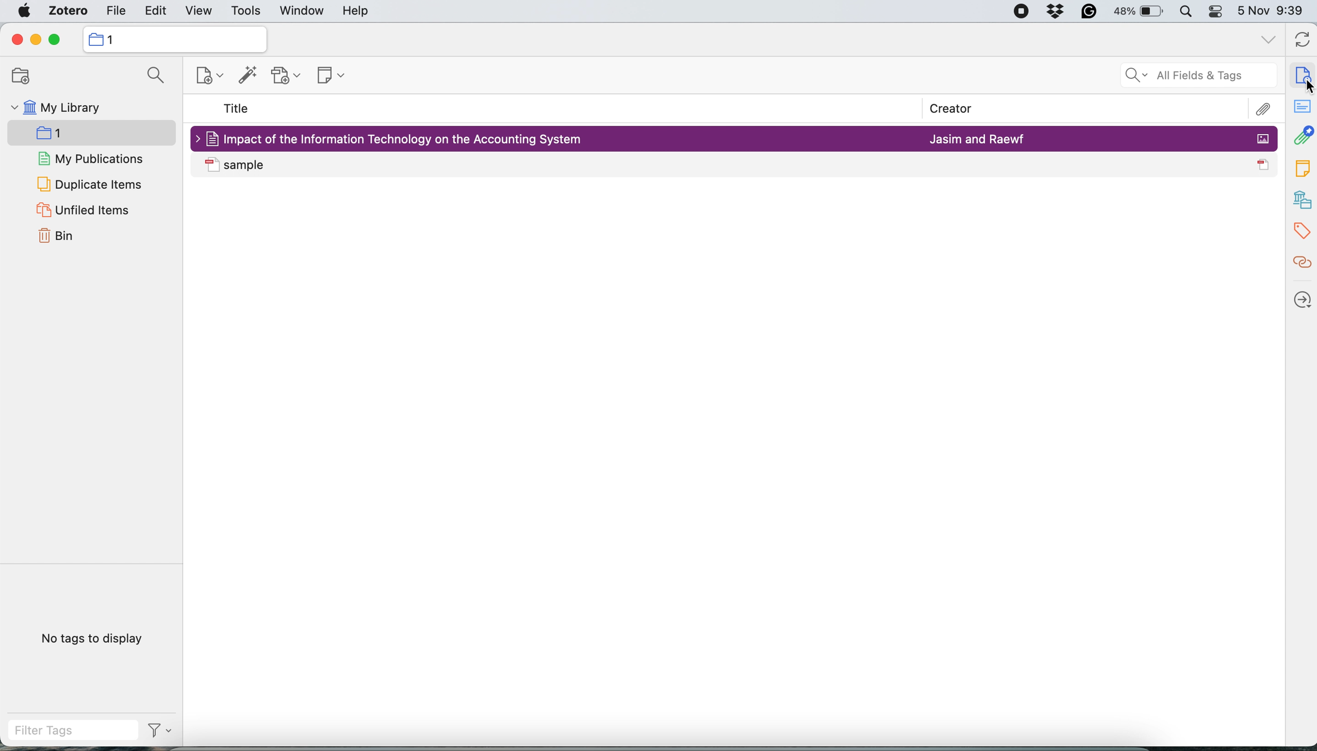 The image size is (1317, 751). Describe the element at coordinates (113, 40) in the screenshot. I see `1` at that location.